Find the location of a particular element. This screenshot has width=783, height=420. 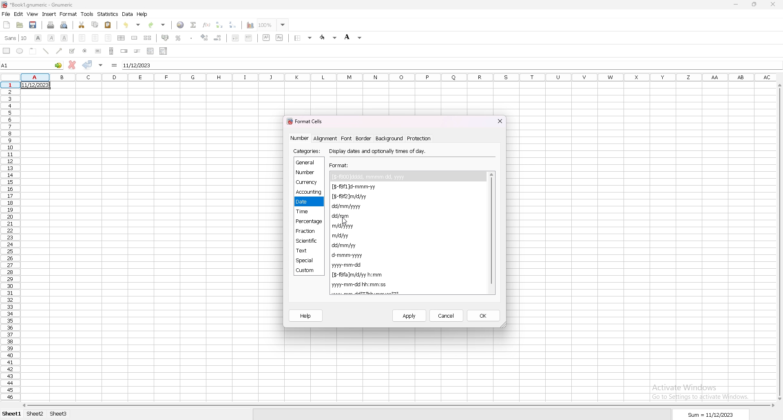

accounting is located at coordinates (165, 38).